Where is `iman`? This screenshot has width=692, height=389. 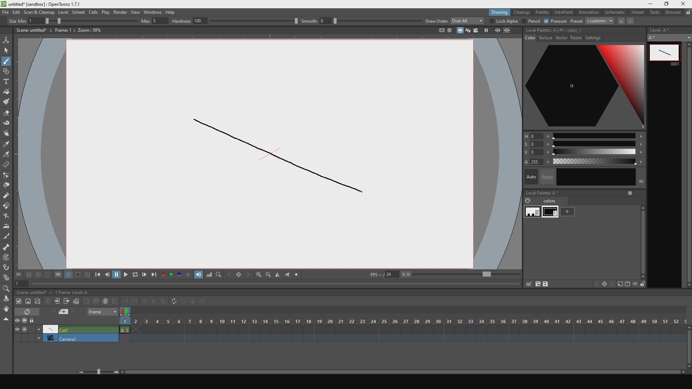
iman is located at coordinates (8, 207).